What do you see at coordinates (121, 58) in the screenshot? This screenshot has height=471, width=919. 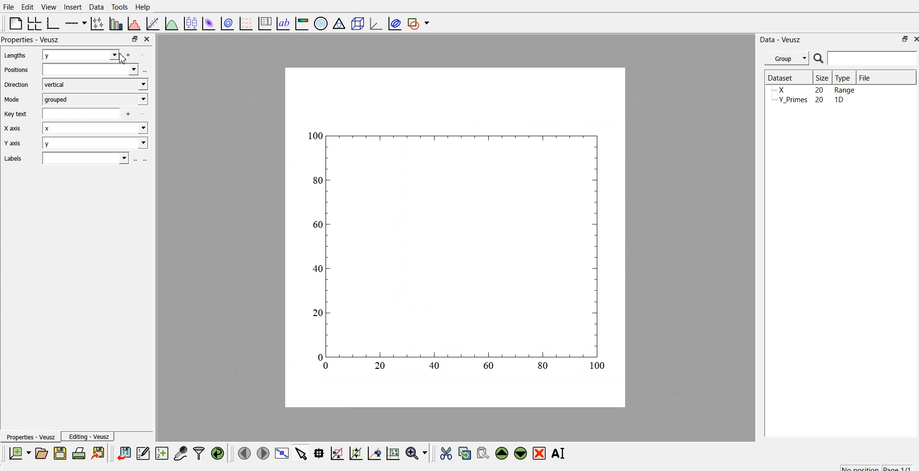 I see `cursor` at bounding box center [121, 58].